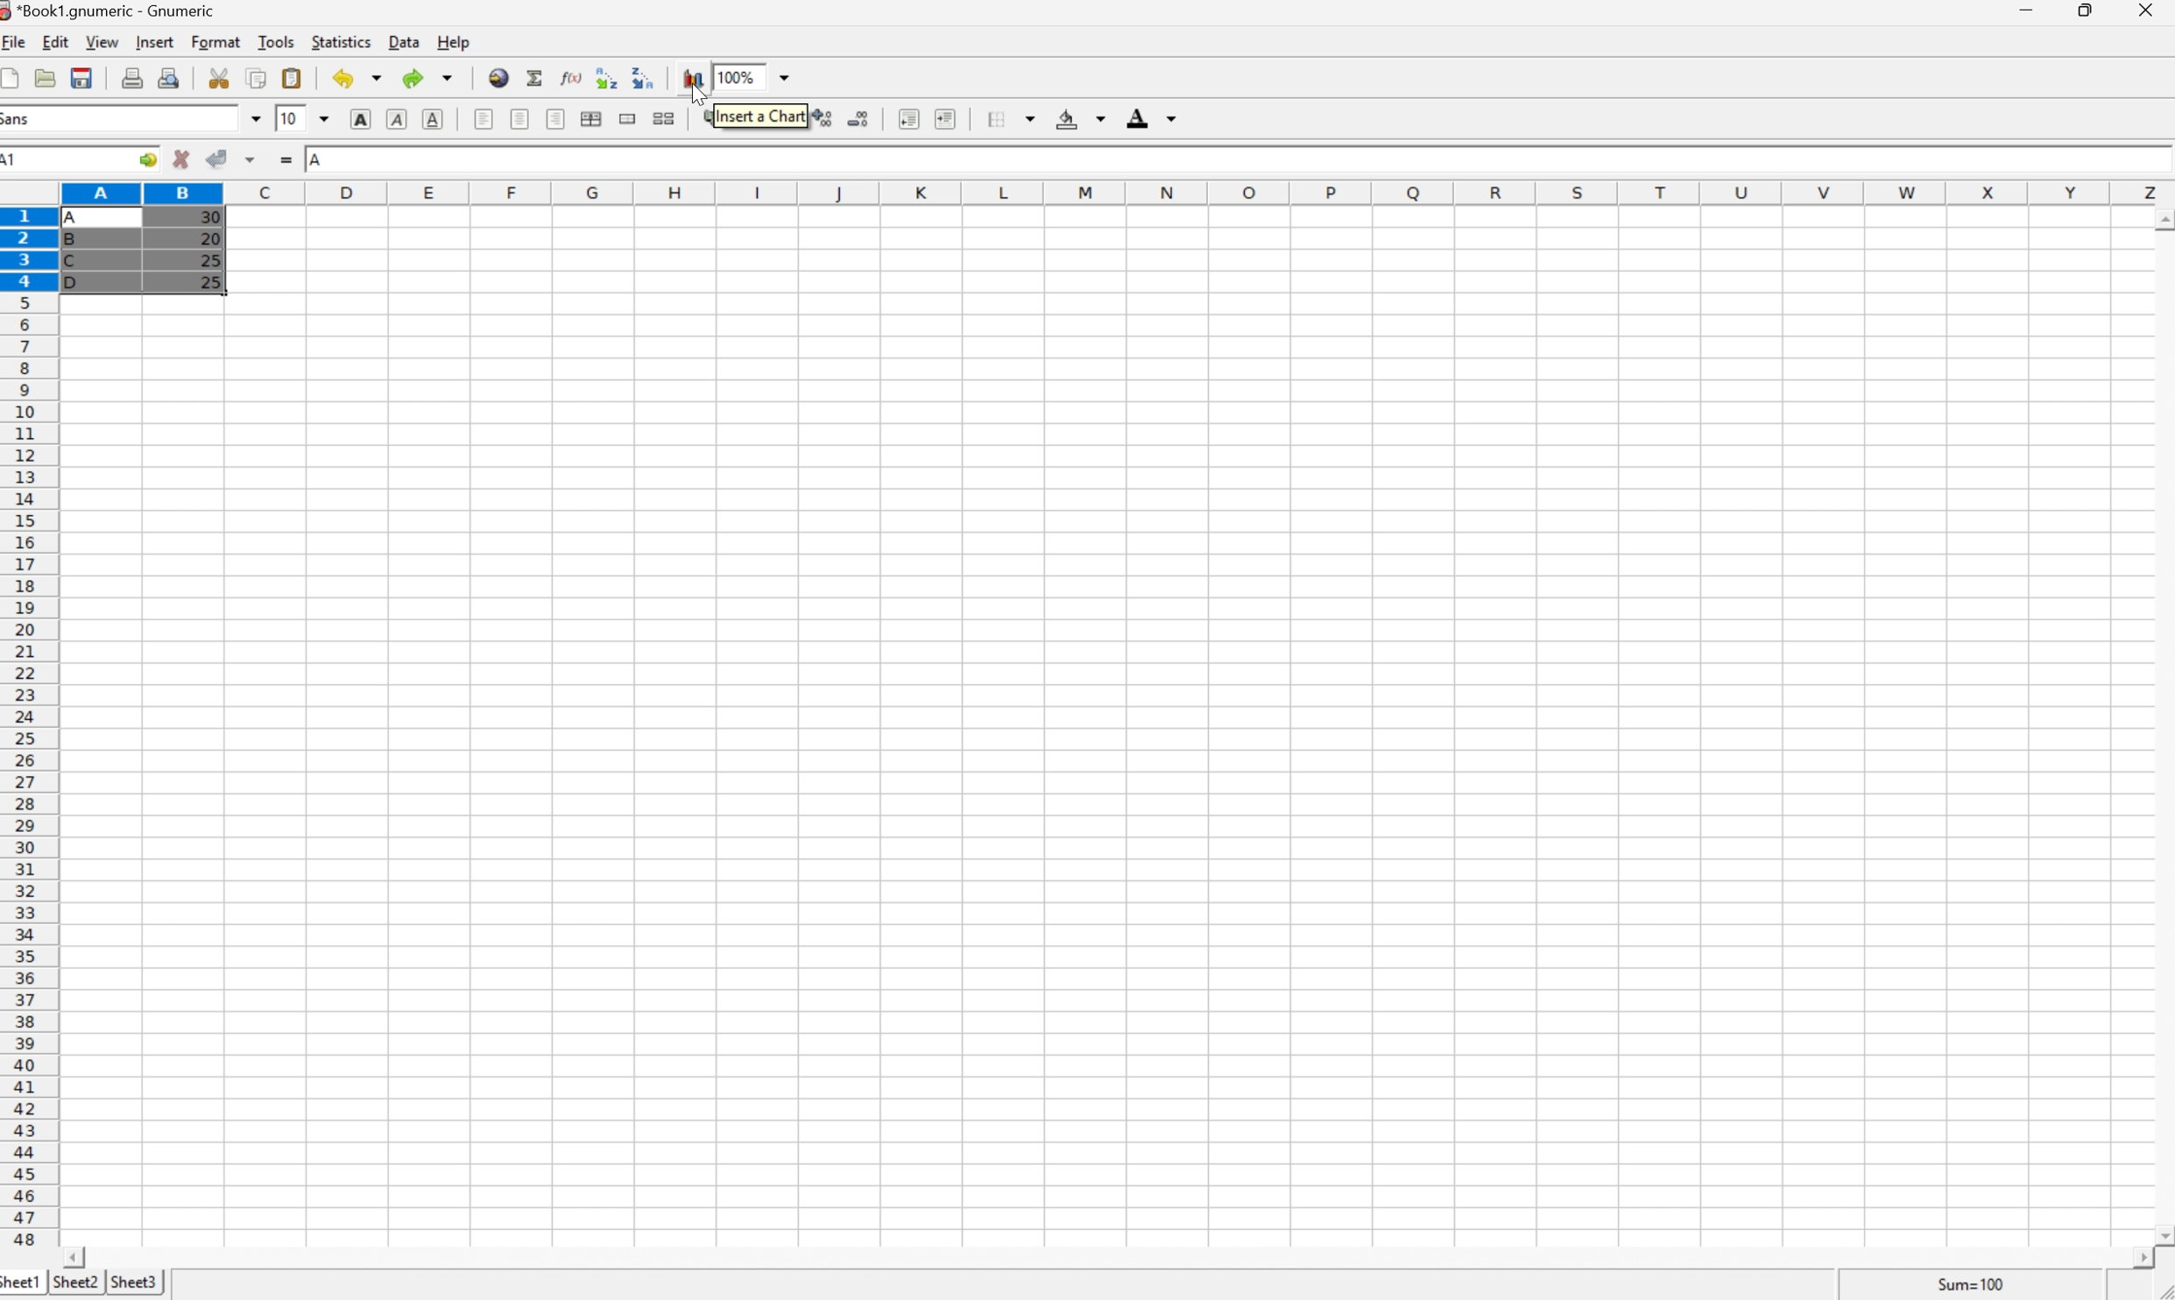  What do you see at coordinates (19, 118) in the screenshot?
I see `Sans` at bounding box center [19, 118].